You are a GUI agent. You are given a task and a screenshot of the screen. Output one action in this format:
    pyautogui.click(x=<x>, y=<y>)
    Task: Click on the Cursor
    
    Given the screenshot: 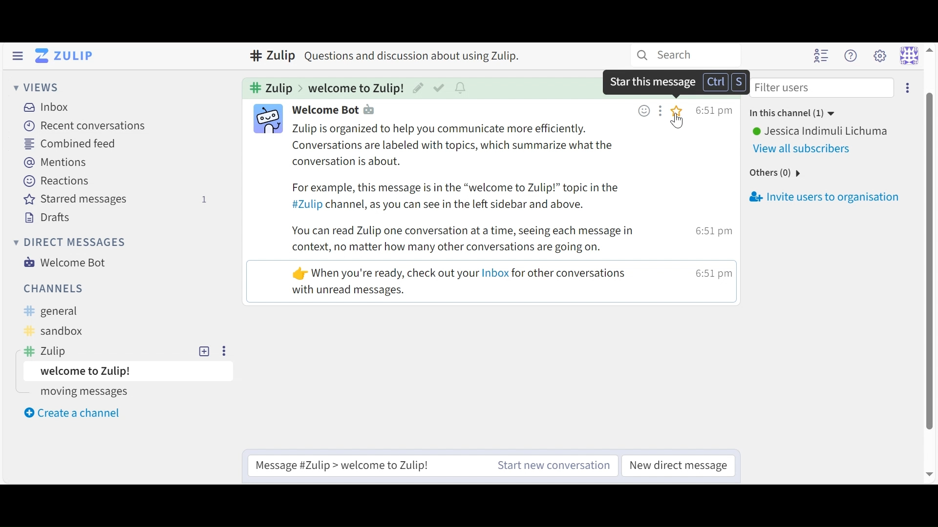 What is the action you would take?
    pyautogui.click(x=679, y=122)
    